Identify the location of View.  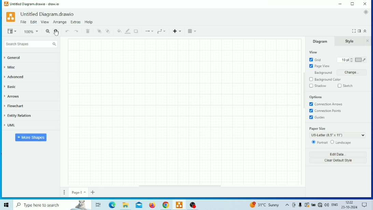
(45, 22).